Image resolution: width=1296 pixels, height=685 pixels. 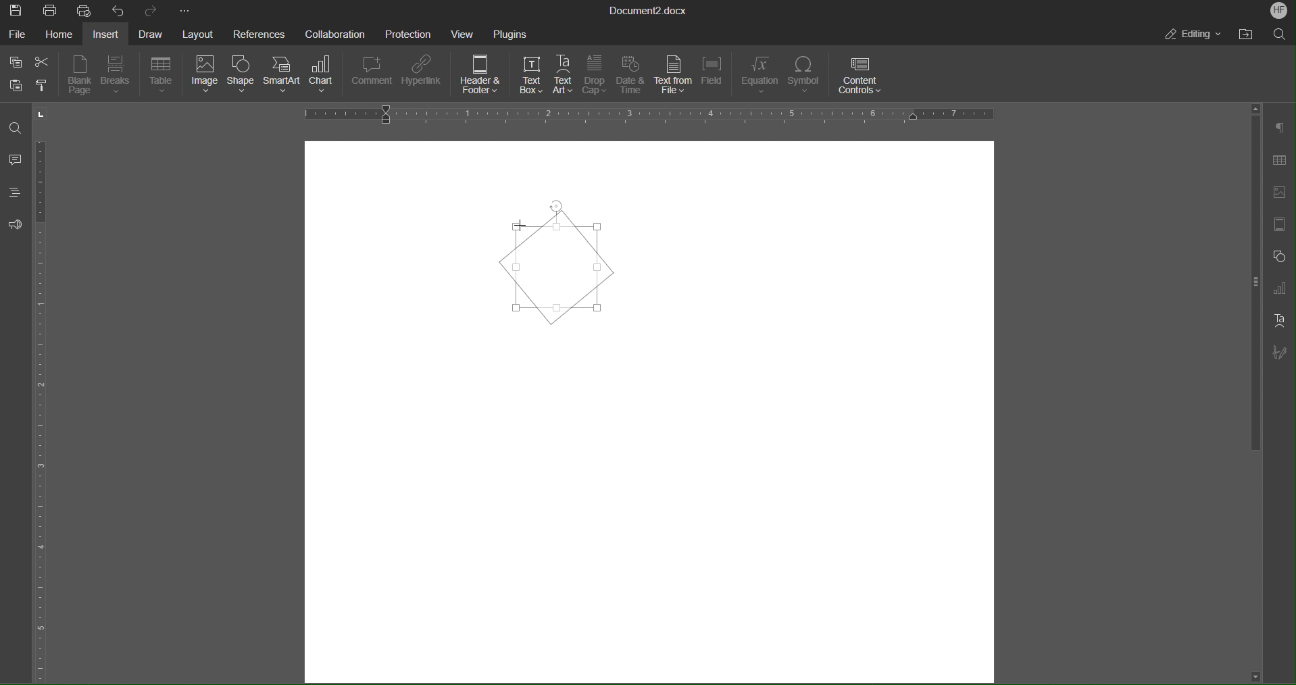 What do you see at coordinates (204, 76) in the screenshot?
I see `Image` at bounding box center [204, 76].